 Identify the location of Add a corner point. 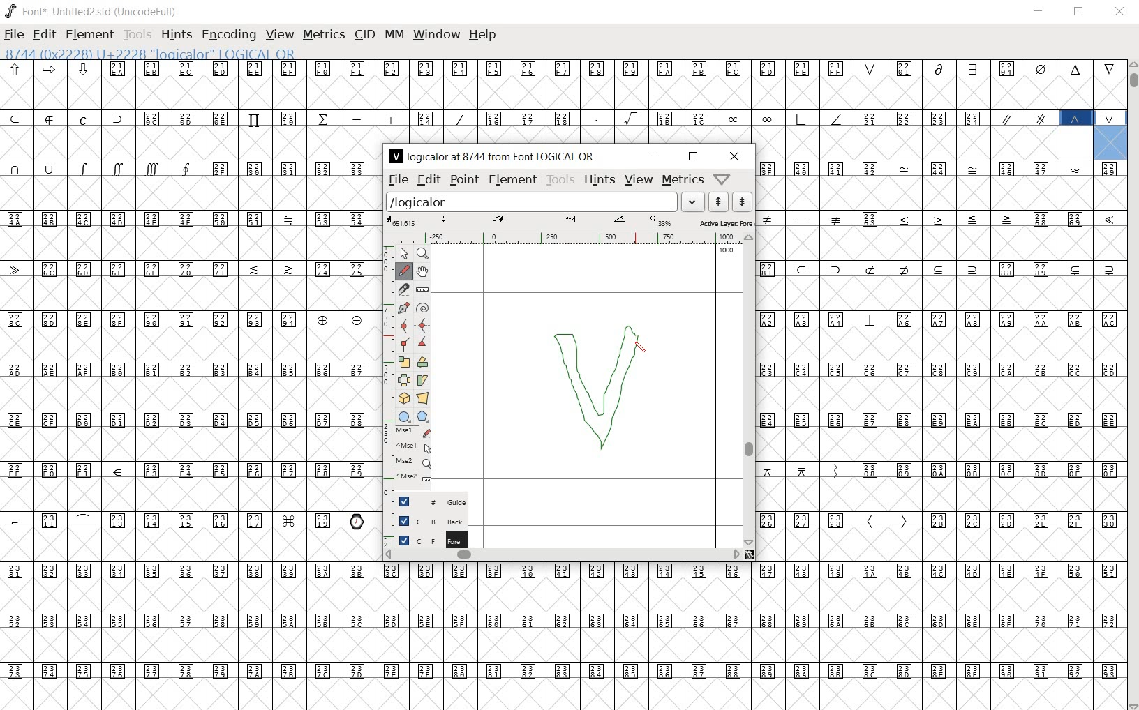
(422, 343).